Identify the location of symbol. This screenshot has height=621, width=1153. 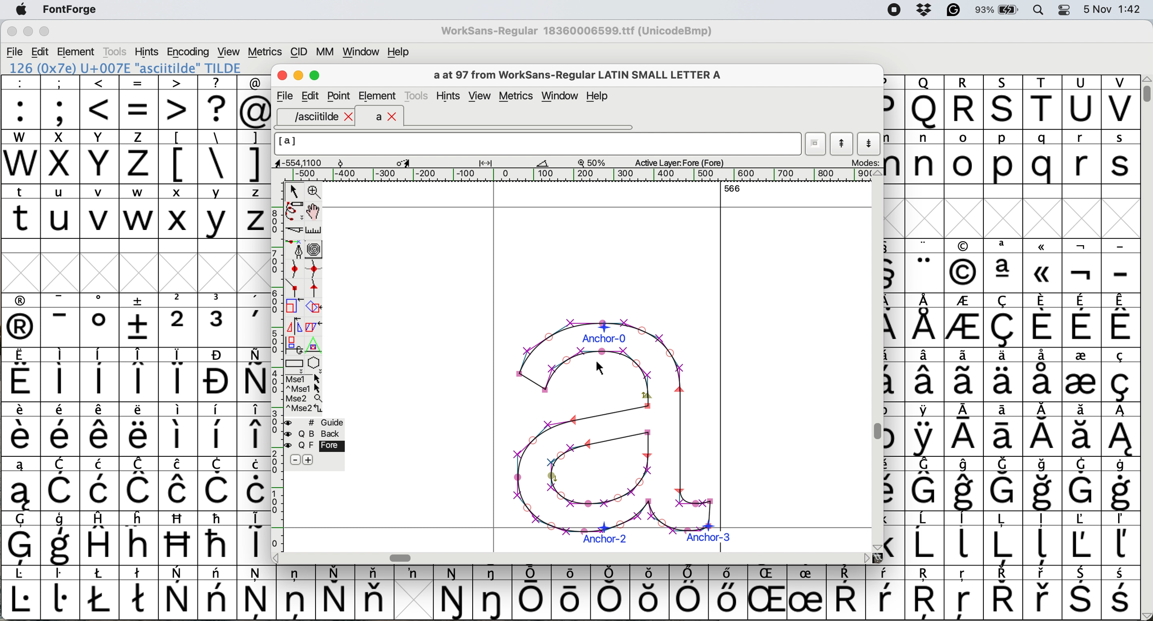
(885, 593).